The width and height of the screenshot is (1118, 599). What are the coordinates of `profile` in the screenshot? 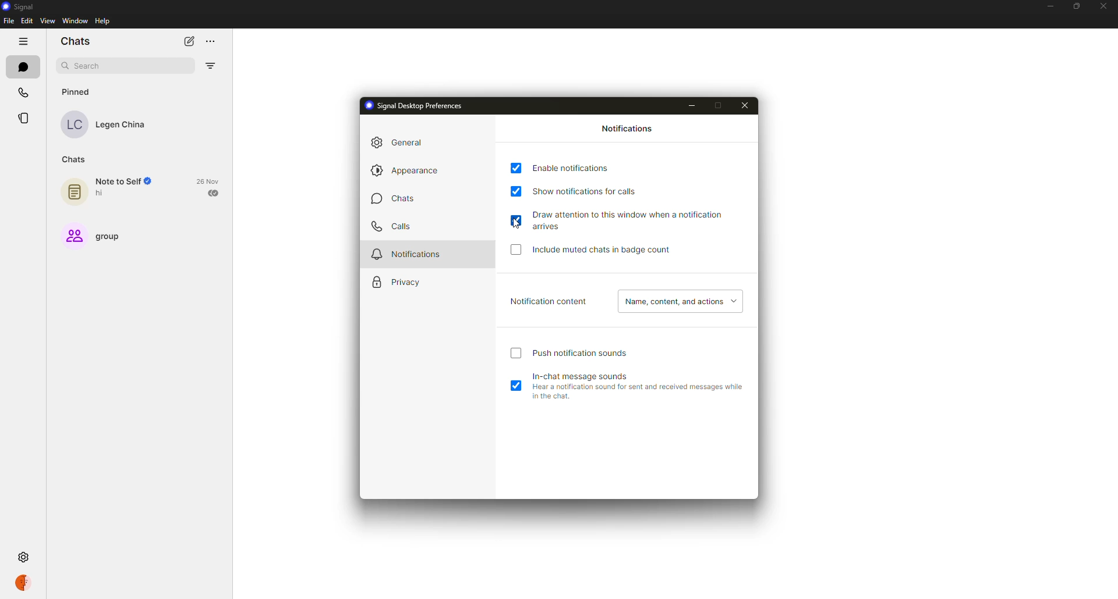 It's located at (27, 582).